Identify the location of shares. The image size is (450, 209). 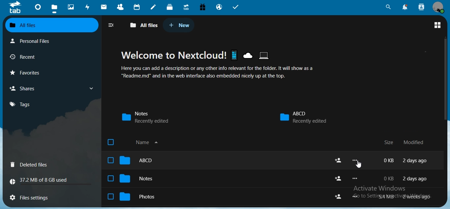
(24, 88).